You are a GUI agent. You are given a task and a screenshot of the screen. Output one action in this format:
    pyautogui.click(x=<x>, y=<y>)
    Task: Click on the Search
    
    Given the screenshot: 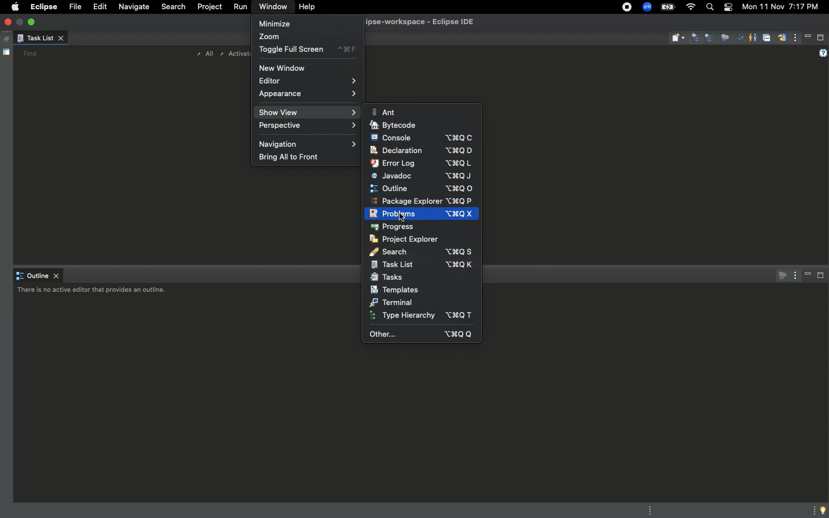 What is the action you would take?
    pyautogui.click(x=173, y=8)
    